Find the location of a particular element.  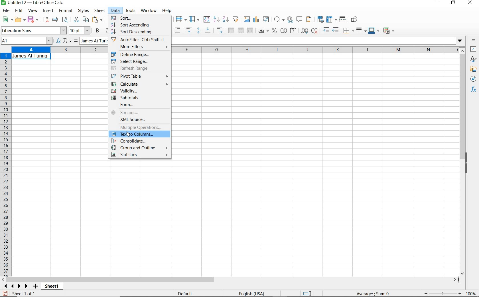

sort is located at coordinates (125, 18).